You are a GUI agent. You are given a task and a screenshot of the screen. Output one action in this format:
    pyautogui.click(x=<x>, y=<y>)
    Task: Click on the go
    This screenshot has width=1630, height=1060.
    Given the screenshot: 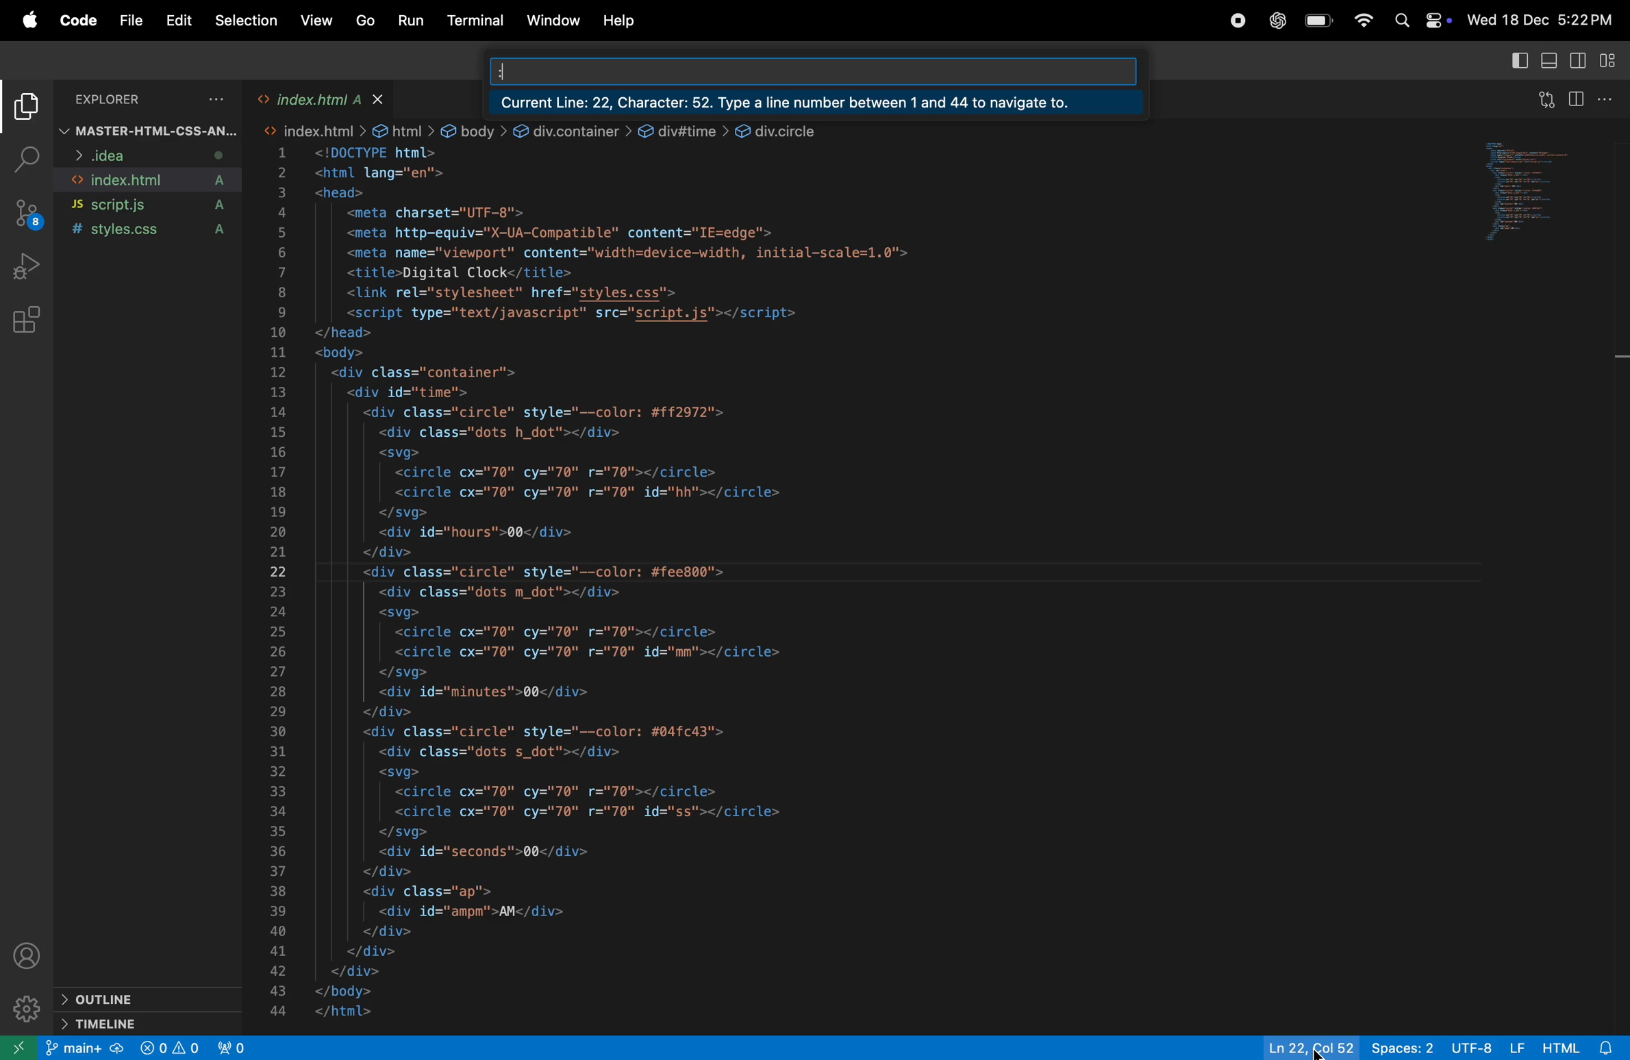 What is the action you would take?
    pyautogui.click(x=367, y=22)
    